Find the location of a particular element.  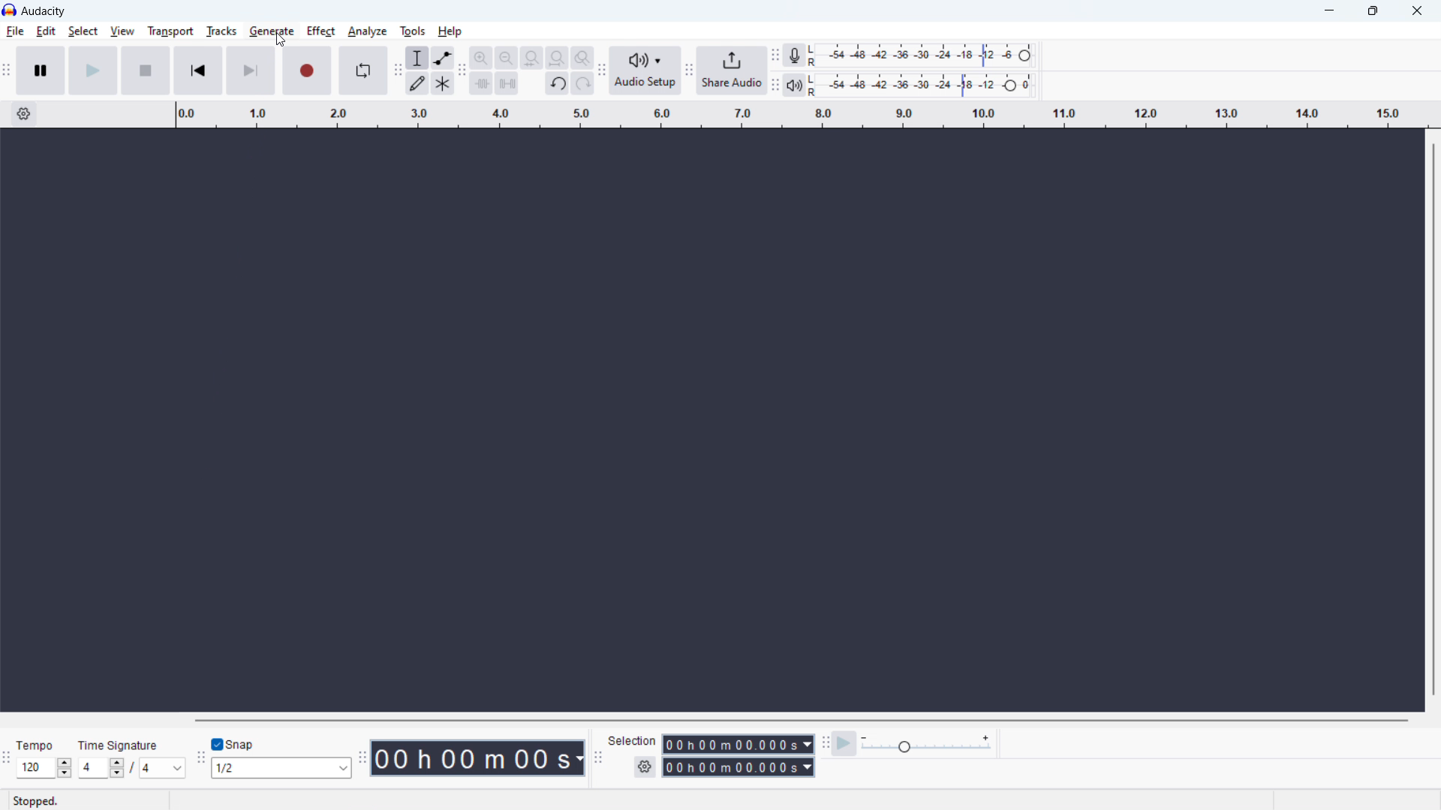

 is located at coordinates (793, 54).